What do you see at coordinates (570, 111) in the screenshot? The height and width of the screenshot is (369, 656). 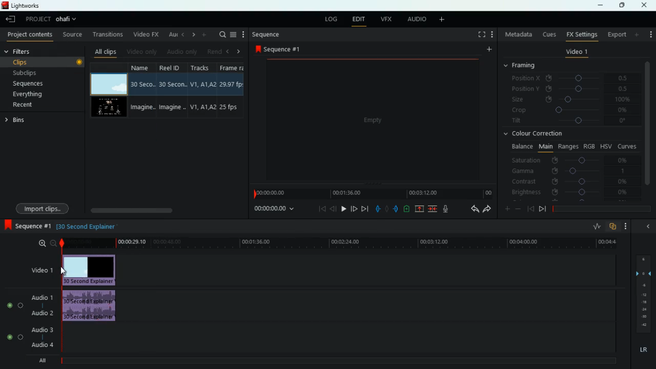 I see `crop` at bounding box center [570, 111].